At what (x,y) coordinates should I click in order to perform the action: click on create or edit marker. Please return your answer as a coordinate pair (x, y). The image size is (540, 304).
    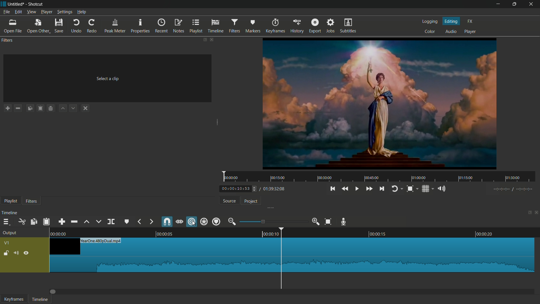
    Looking at the image, I should click on (126, 222).